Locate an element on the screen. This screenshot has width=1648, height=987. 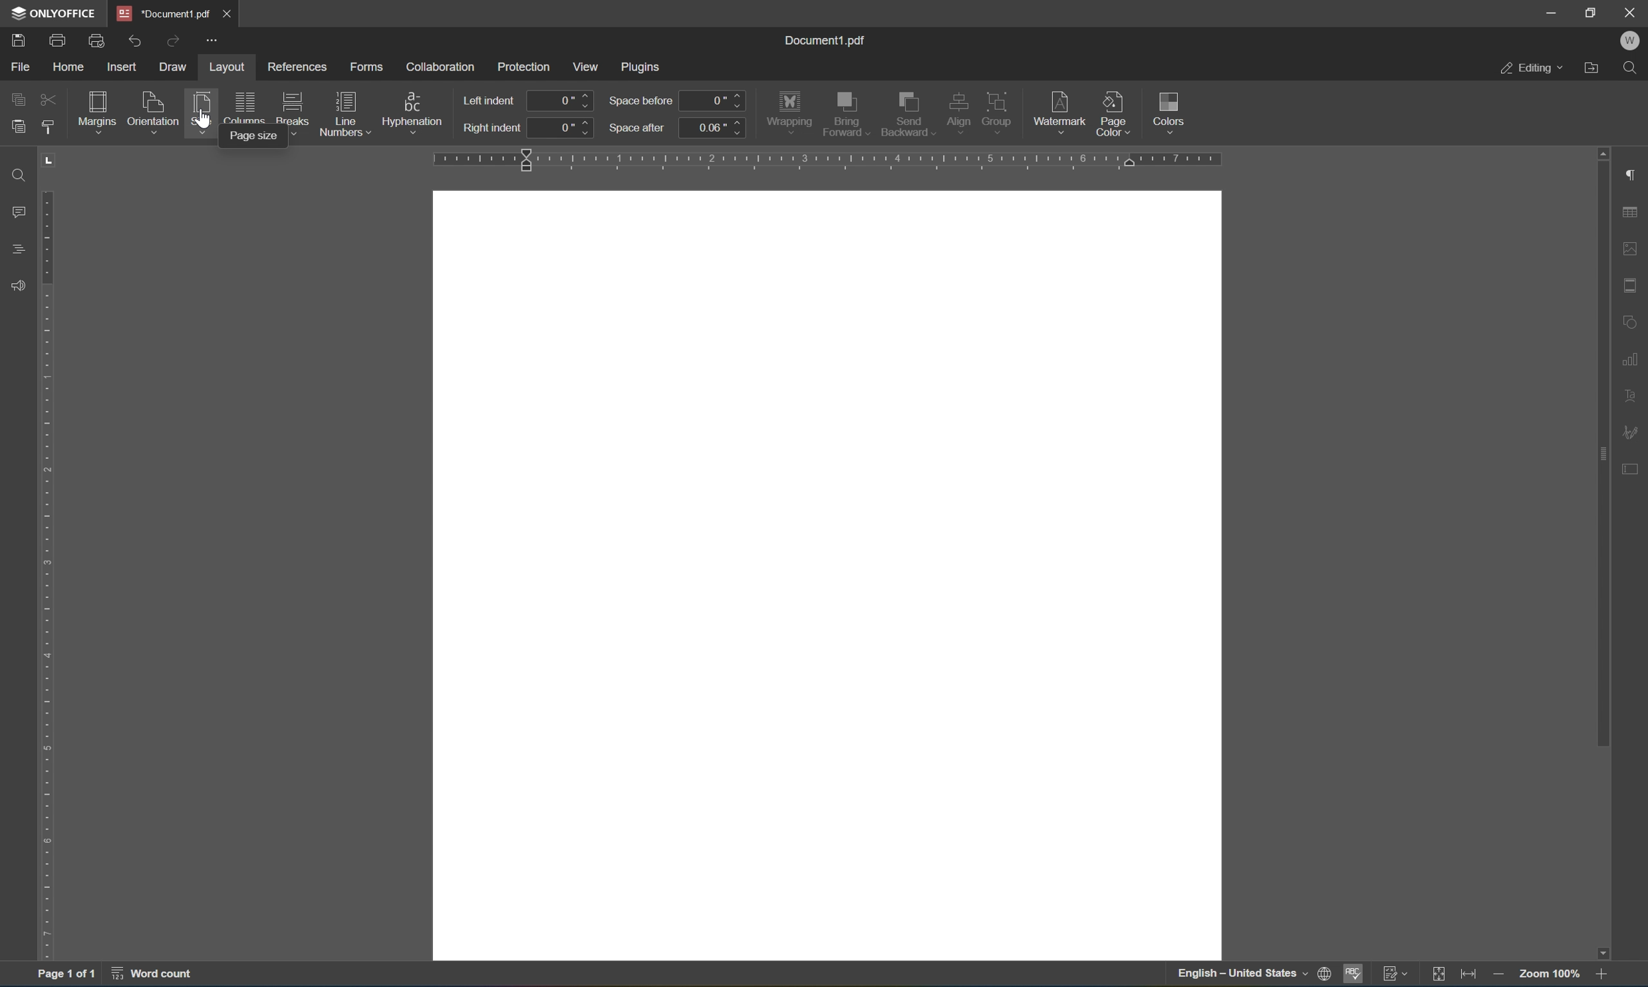
restore down is located at coordinates (1593, 11).